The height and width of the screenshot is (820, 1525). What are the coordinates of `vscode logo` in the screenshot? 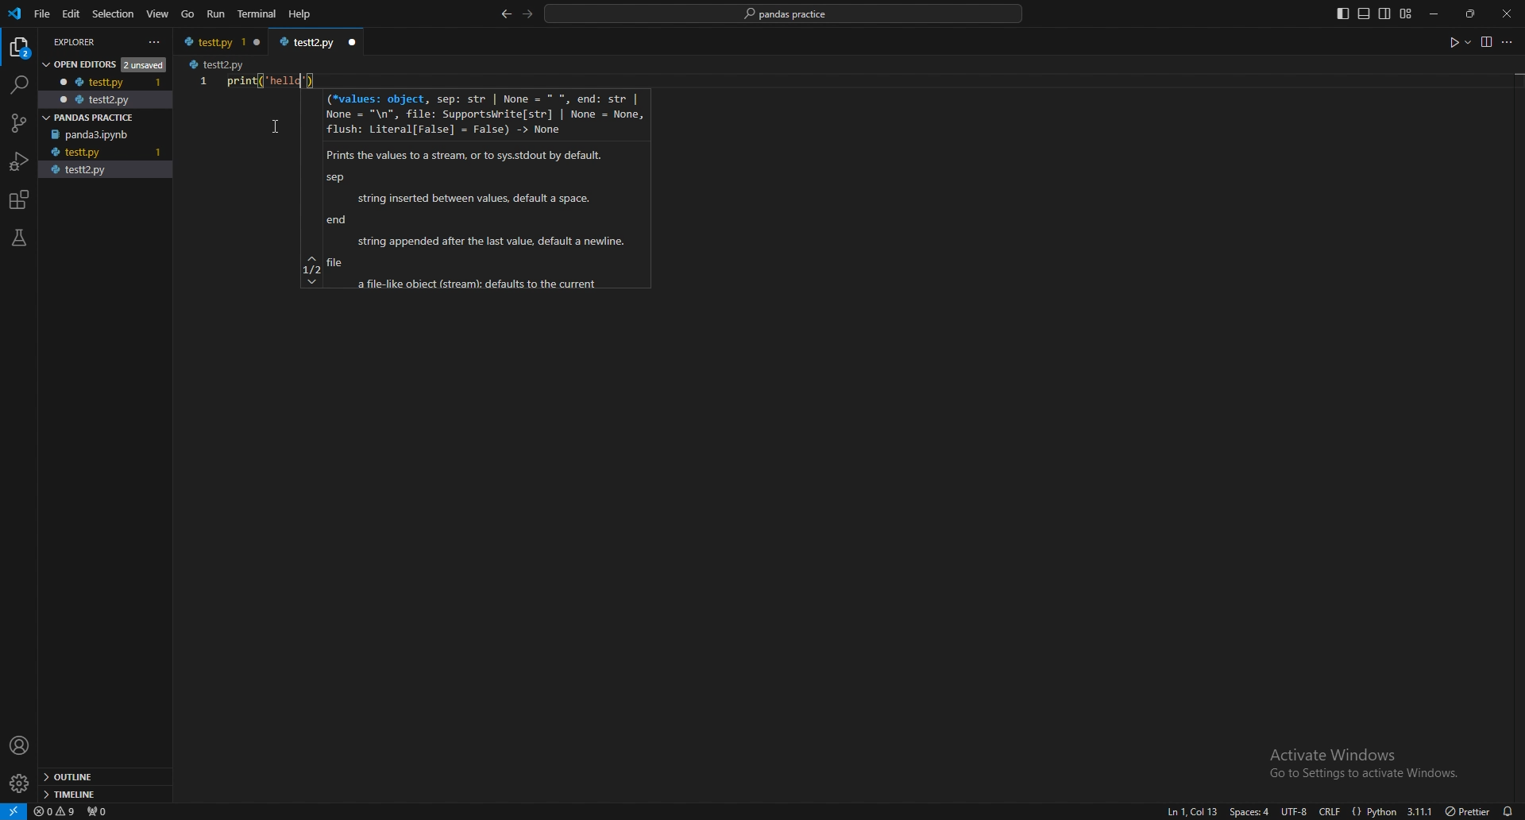 It's located at (14, 14).